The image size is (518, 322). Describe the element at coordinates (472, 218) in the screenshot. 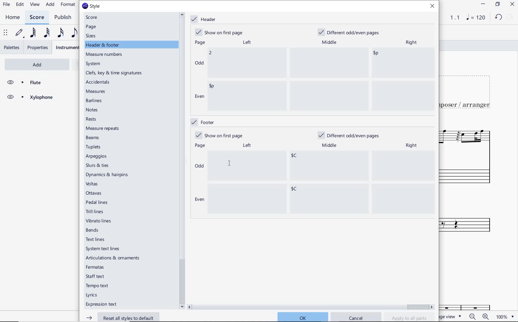

I see `Xylophone` at that location.